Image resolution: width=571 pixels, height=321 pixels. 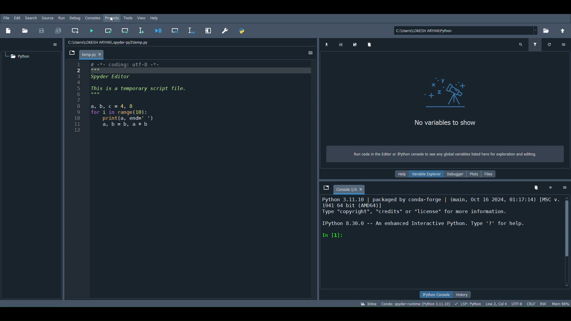 What do you see at coordinates (564, 45) in the screenshot?
I see `Options` at bounding box center [564, 45].